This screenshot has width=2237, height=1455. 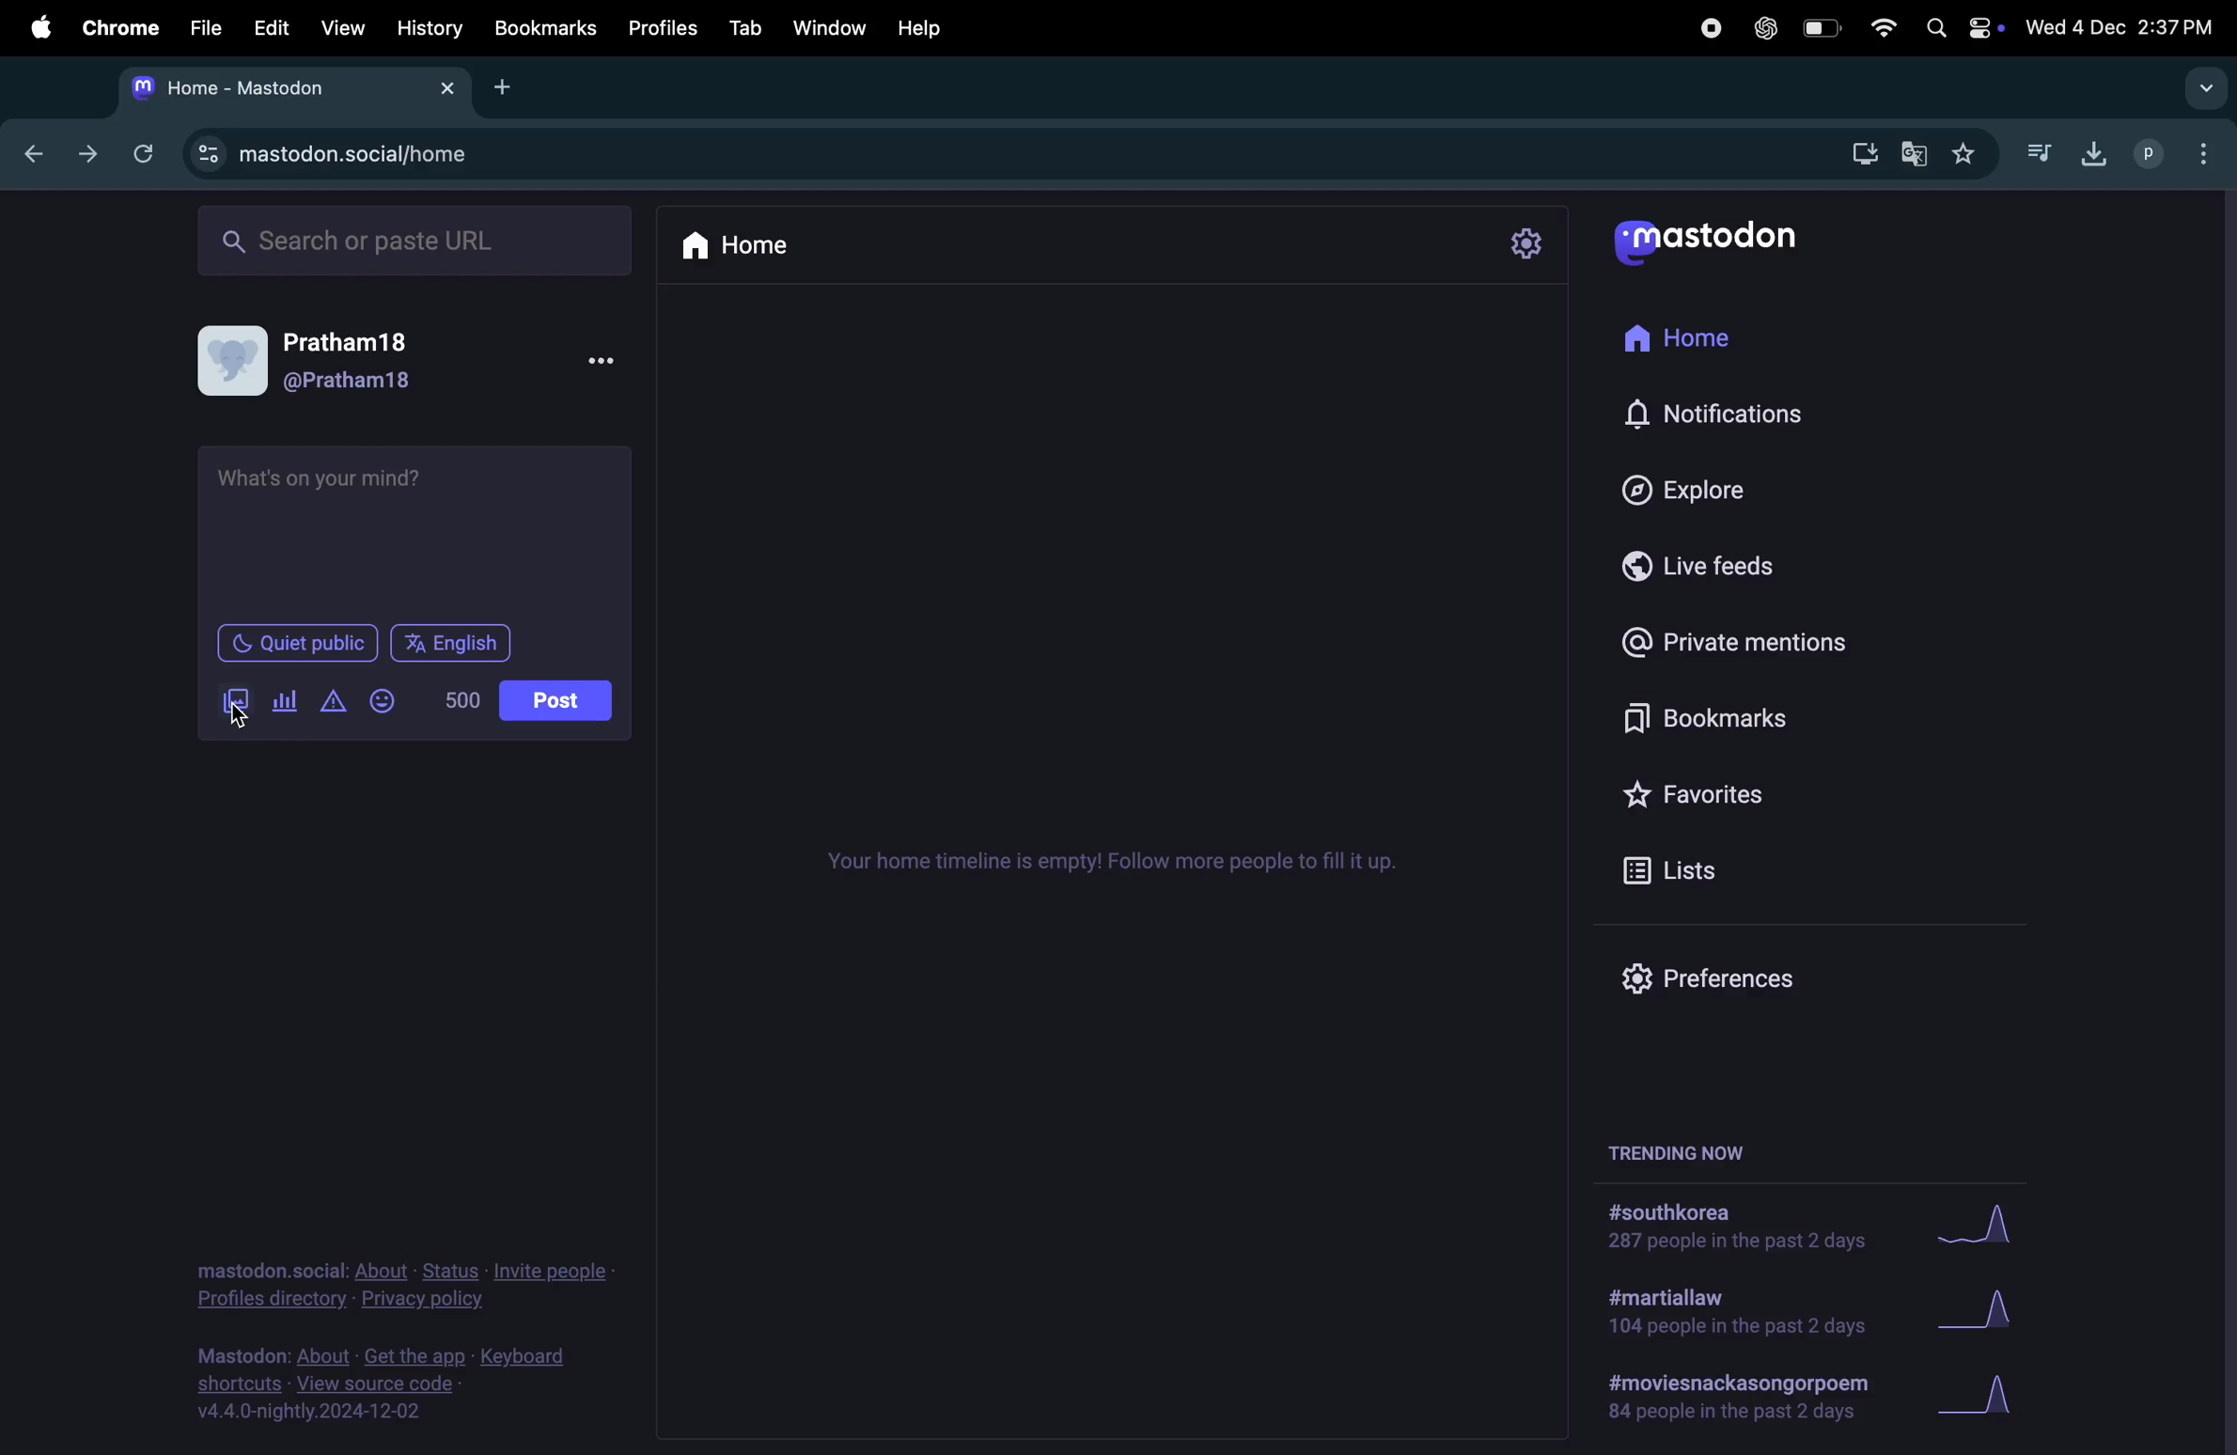 What do you see at coordinates (413, 531) in the screenshot?
I see `text box` at bounding box center [413, 531].